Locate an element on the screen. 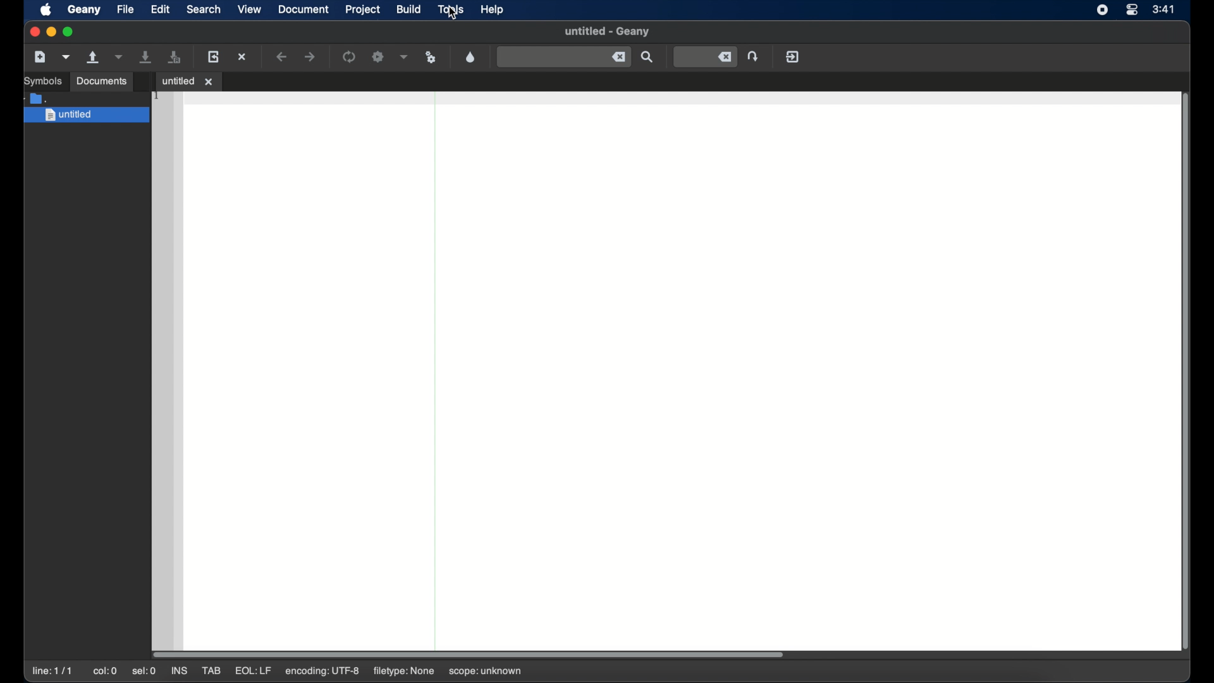 Image resolution: width=1214 pixels, height=683 pixels. edit is located at coordinates (161, 10).